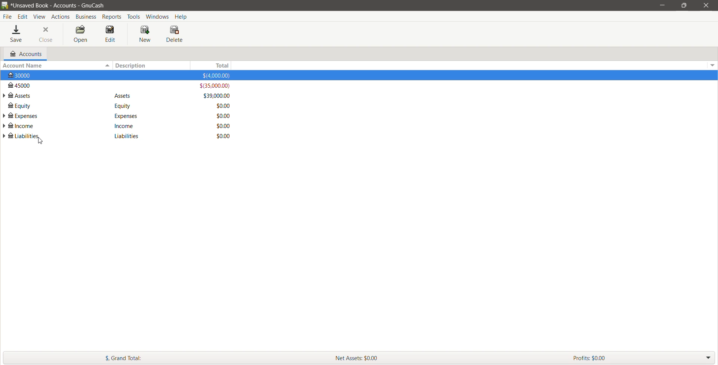 This screenshot has height=365, width=718. I want to click on Grand Total, so click(163, 358).